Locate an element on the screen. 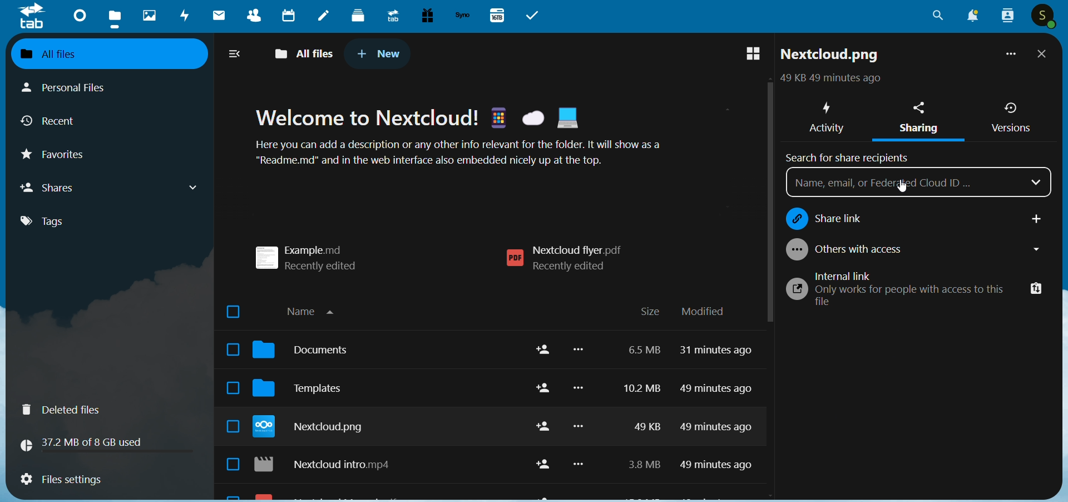  welcome text is located at coordinates (474, 140).